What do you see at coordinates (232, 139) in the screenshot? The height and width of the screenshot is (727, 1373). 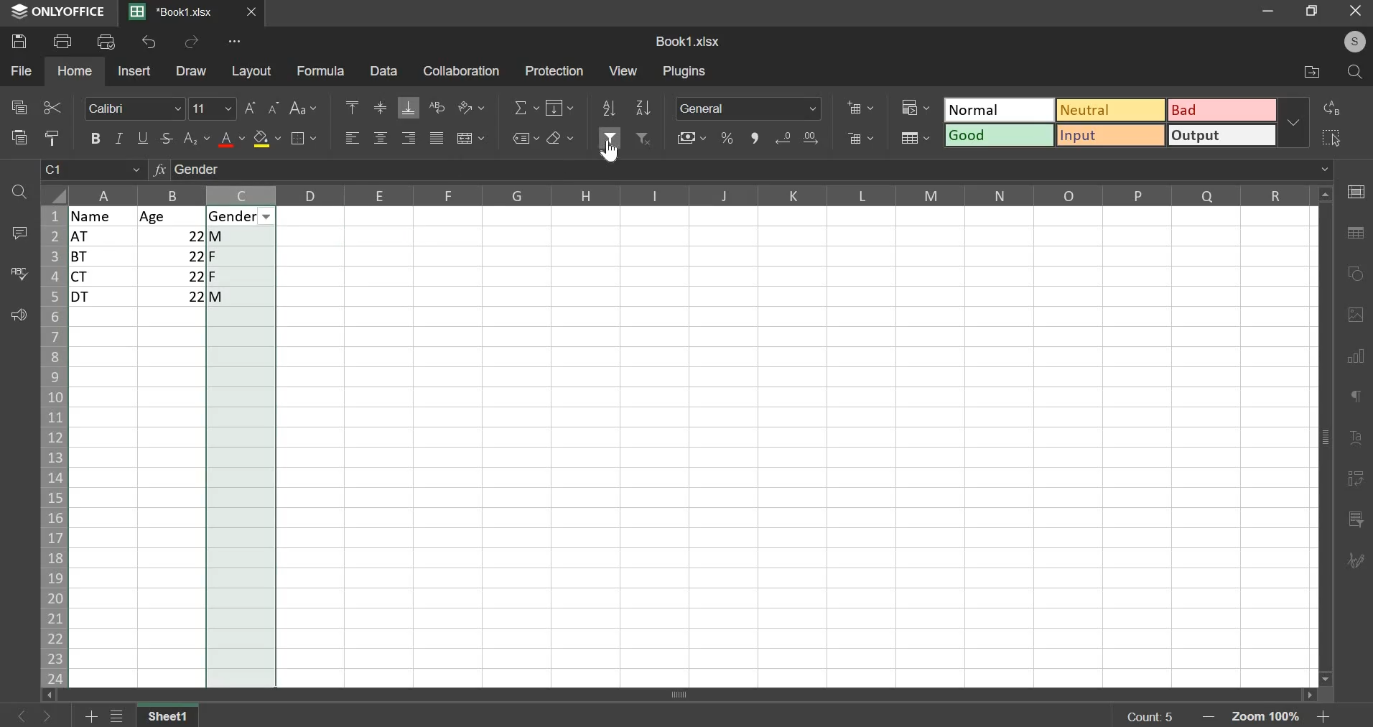 I see `font color` at bounding box center [232, 139].